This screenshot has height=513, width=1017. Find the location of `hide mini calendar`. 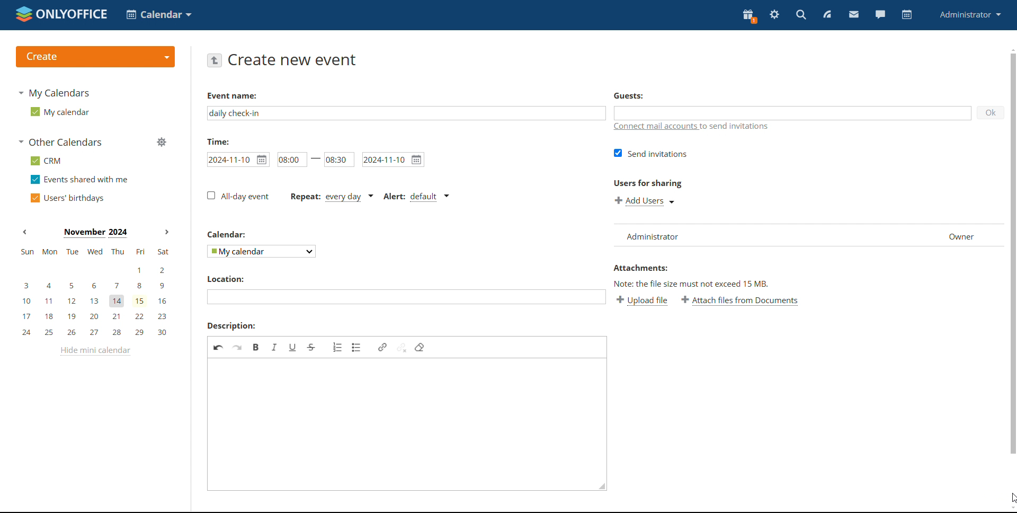

hide mini calendar is located at coordinates (94, 351).